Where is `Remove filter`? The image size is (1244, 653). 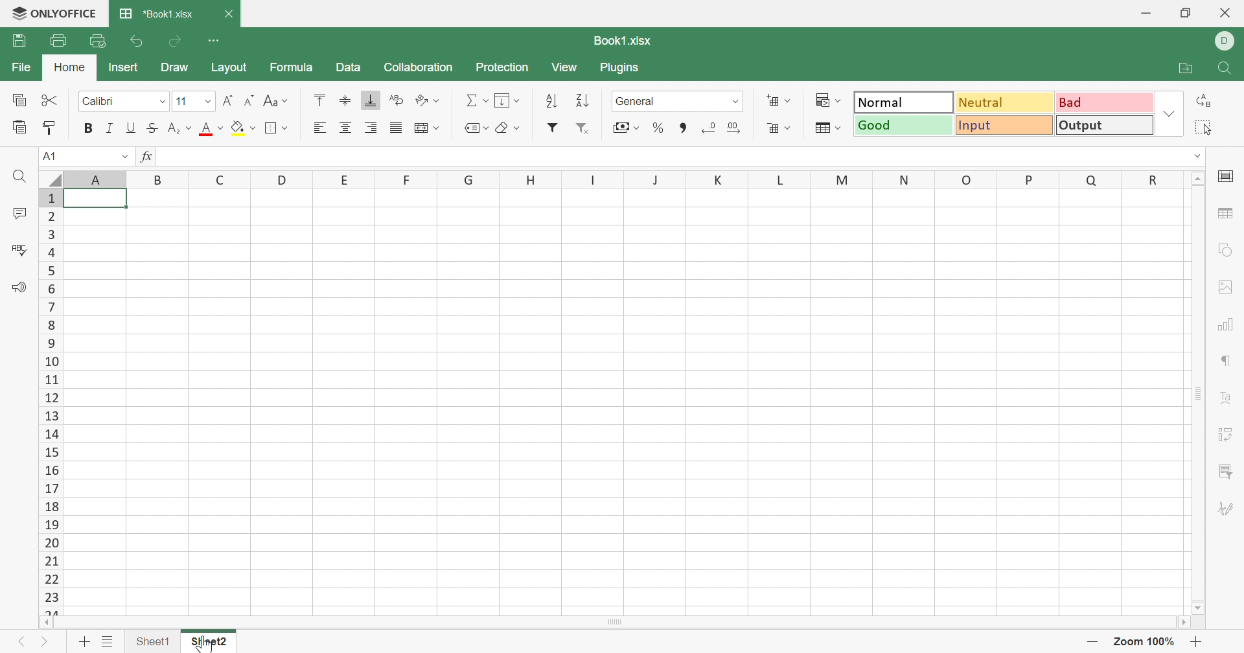 Remove filter is located at coordinates (586, 129).